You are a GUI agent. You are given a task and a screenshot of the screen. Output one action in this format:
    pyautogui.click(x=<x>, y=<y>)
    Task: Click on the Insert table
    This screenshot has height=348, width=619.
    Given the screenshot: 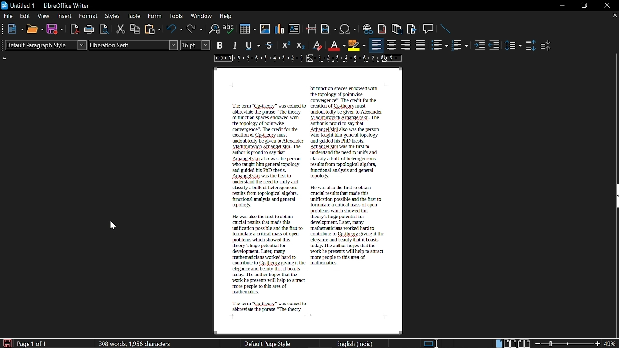 What is the action you would take?
    pyautogui.click(x=248, y=29)
    